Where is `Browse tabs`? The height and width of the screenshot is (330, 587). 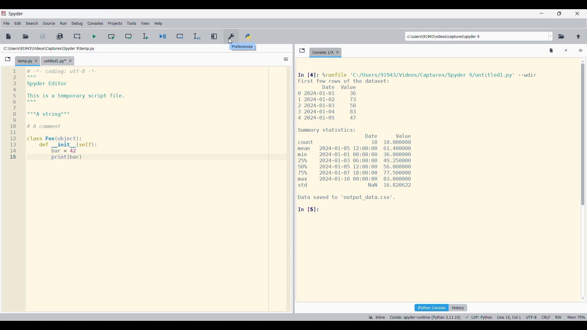 Browse tabs is located at coordinates (302, 50).